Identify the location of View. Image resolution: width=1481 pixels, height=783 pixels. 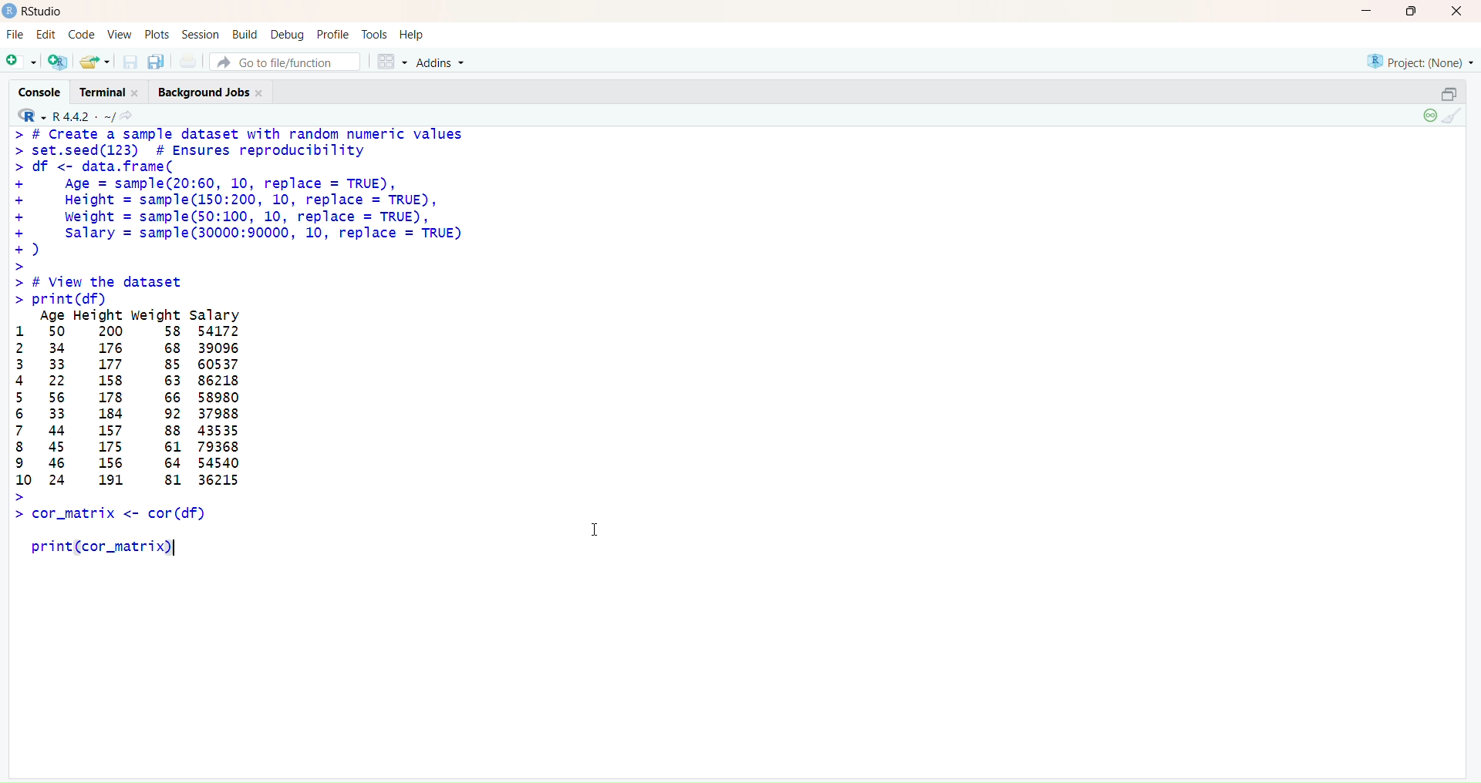
(119, 34).